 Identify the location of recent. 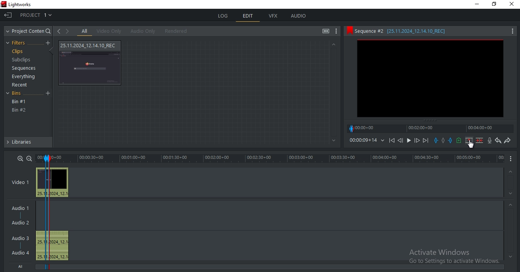
(21, 85).